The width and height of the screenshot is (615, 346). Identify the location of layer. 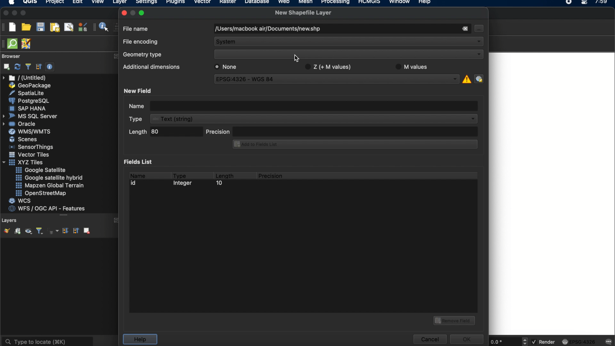
(120, 3).